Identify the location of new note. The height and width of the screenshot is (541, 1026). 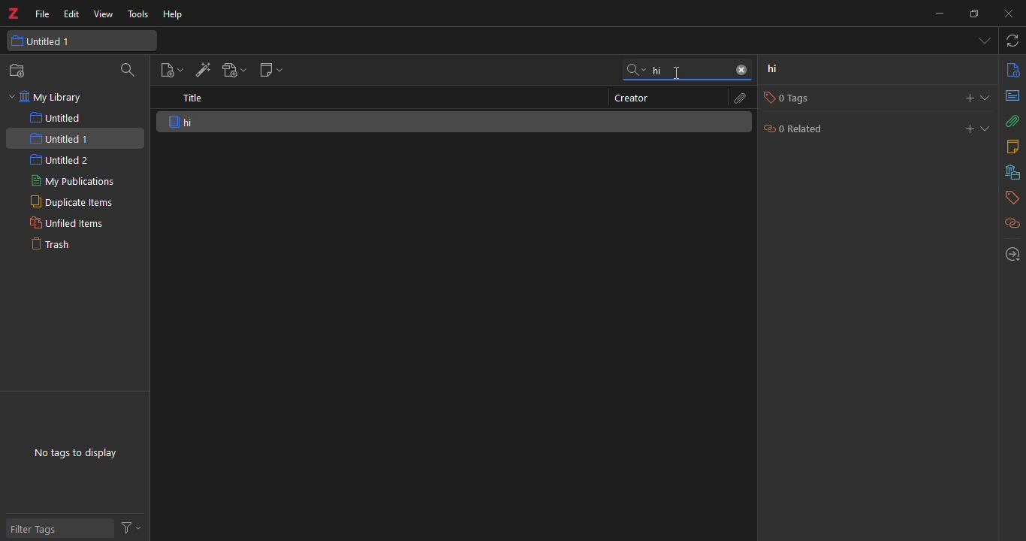
(270, 70).